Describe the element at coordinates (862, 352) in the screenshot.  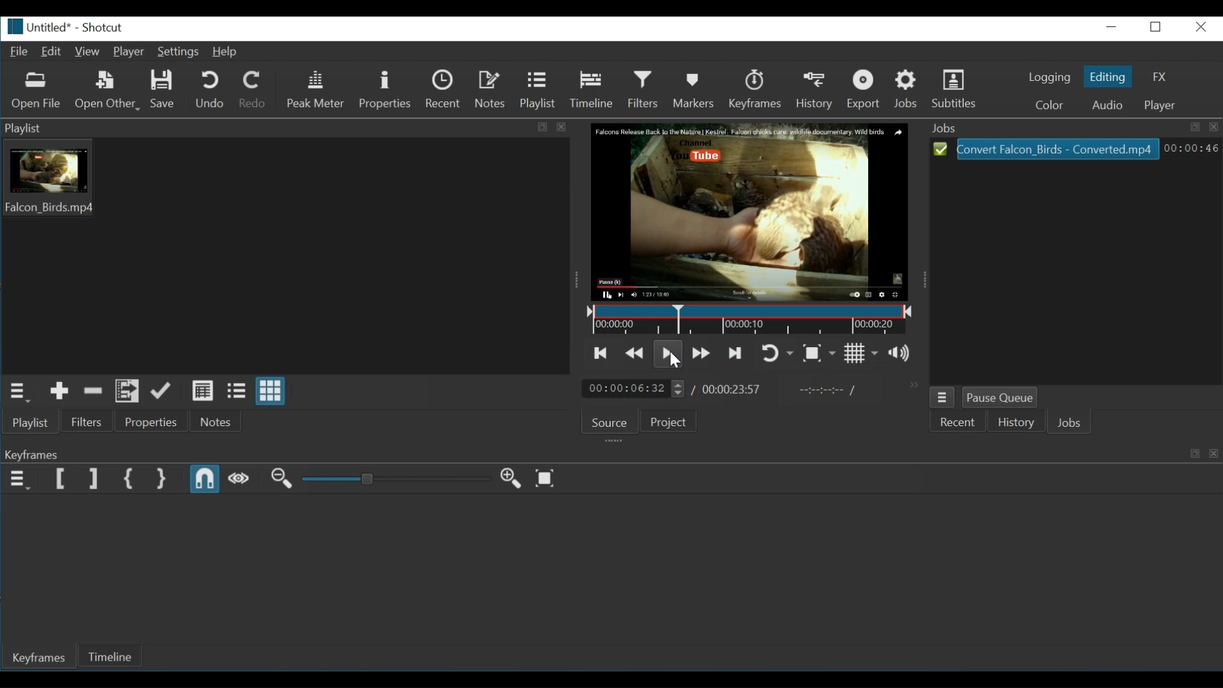
I see `Toggle grid display on the player` at that location.